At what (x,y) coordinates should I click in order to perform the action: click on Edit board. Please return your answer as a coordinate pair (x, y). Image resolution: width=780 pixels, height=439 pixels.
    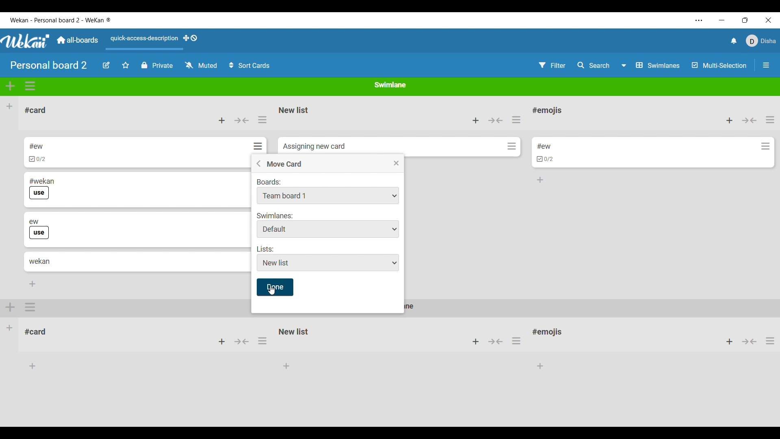
    Looking at the image, I should click on (106, 65).